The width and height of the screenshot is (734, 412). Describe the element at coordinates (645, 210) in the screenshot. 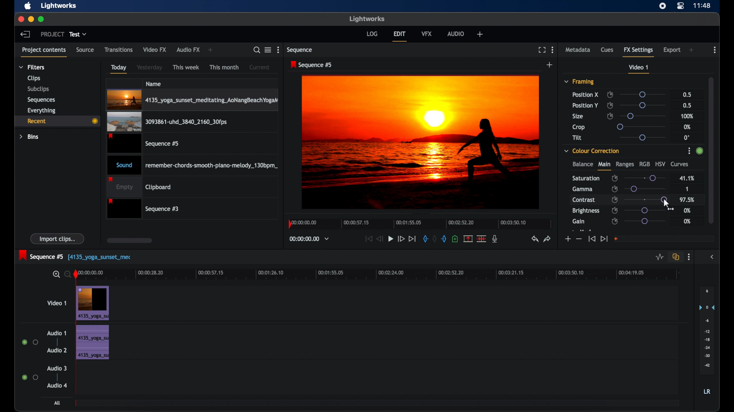

I see `slider` at that location.